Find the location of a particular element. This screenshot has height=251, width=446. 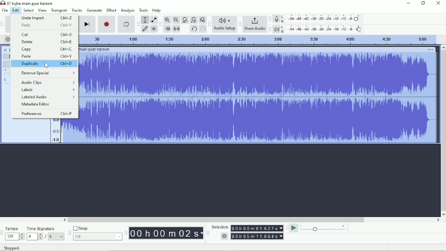

Labeled Audio is located at coordinates (47, 96).